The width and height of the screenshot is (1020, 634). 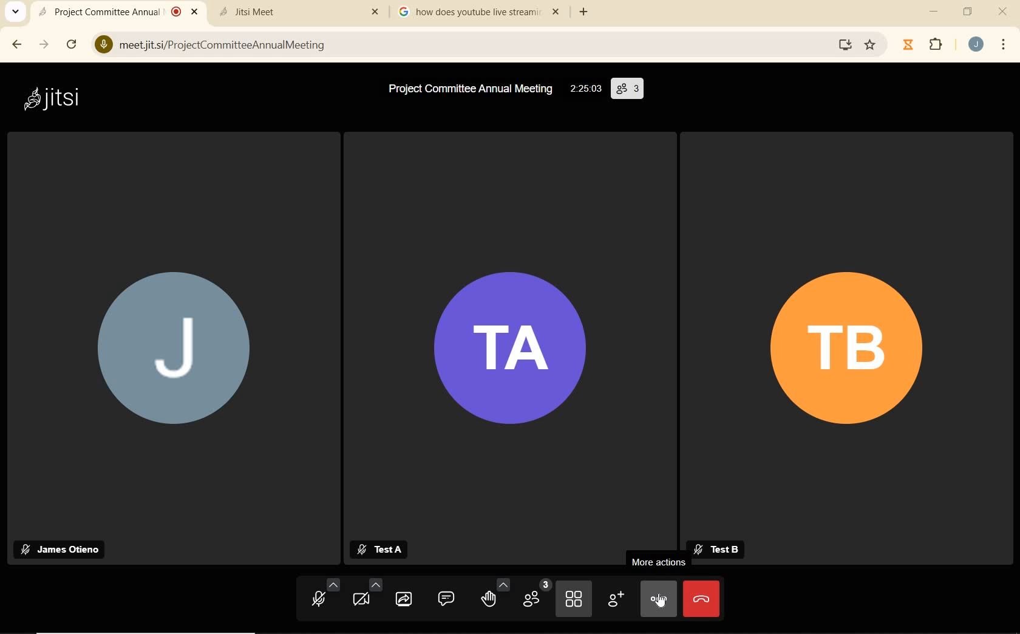 What do you see at coordinates (367, 595) in the screenshot?
I see `camera` at bounding box center [367, 595].